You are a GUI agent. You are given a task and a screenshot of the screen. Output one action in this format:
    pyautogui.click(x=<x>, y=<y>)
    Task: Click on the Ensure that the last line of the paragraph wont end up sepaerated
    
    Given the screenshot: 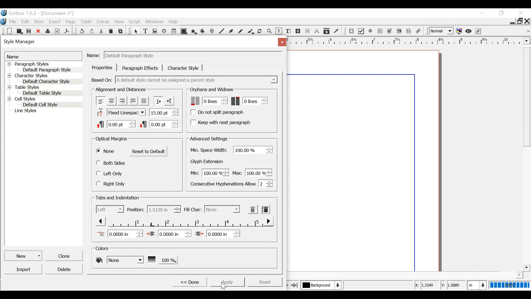 What is the action you would take?
    pyautogui.click(x=250, y=101)
    